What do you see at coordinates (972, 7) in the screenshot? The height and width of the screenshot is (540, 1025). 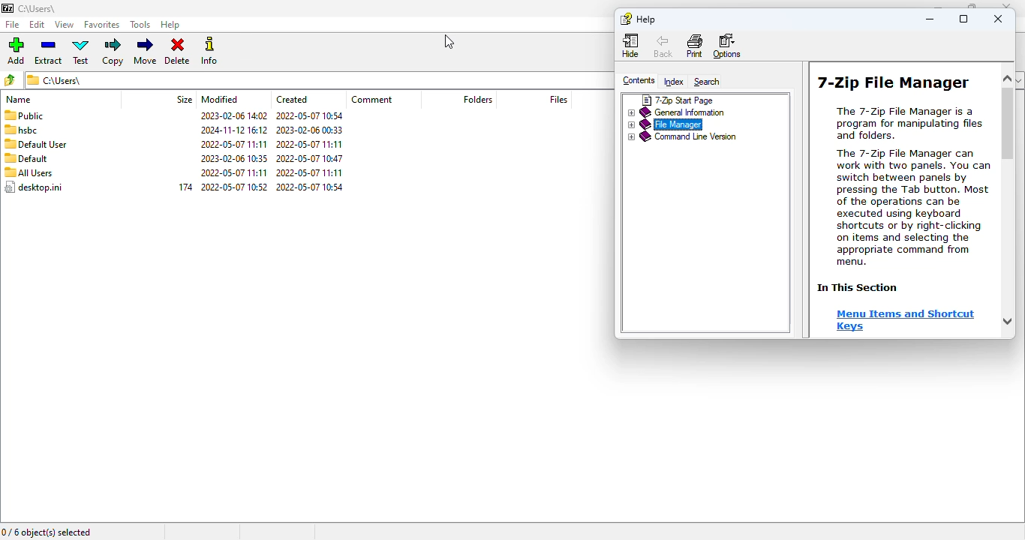 I see `maximize` at bounding box center [972, 7].